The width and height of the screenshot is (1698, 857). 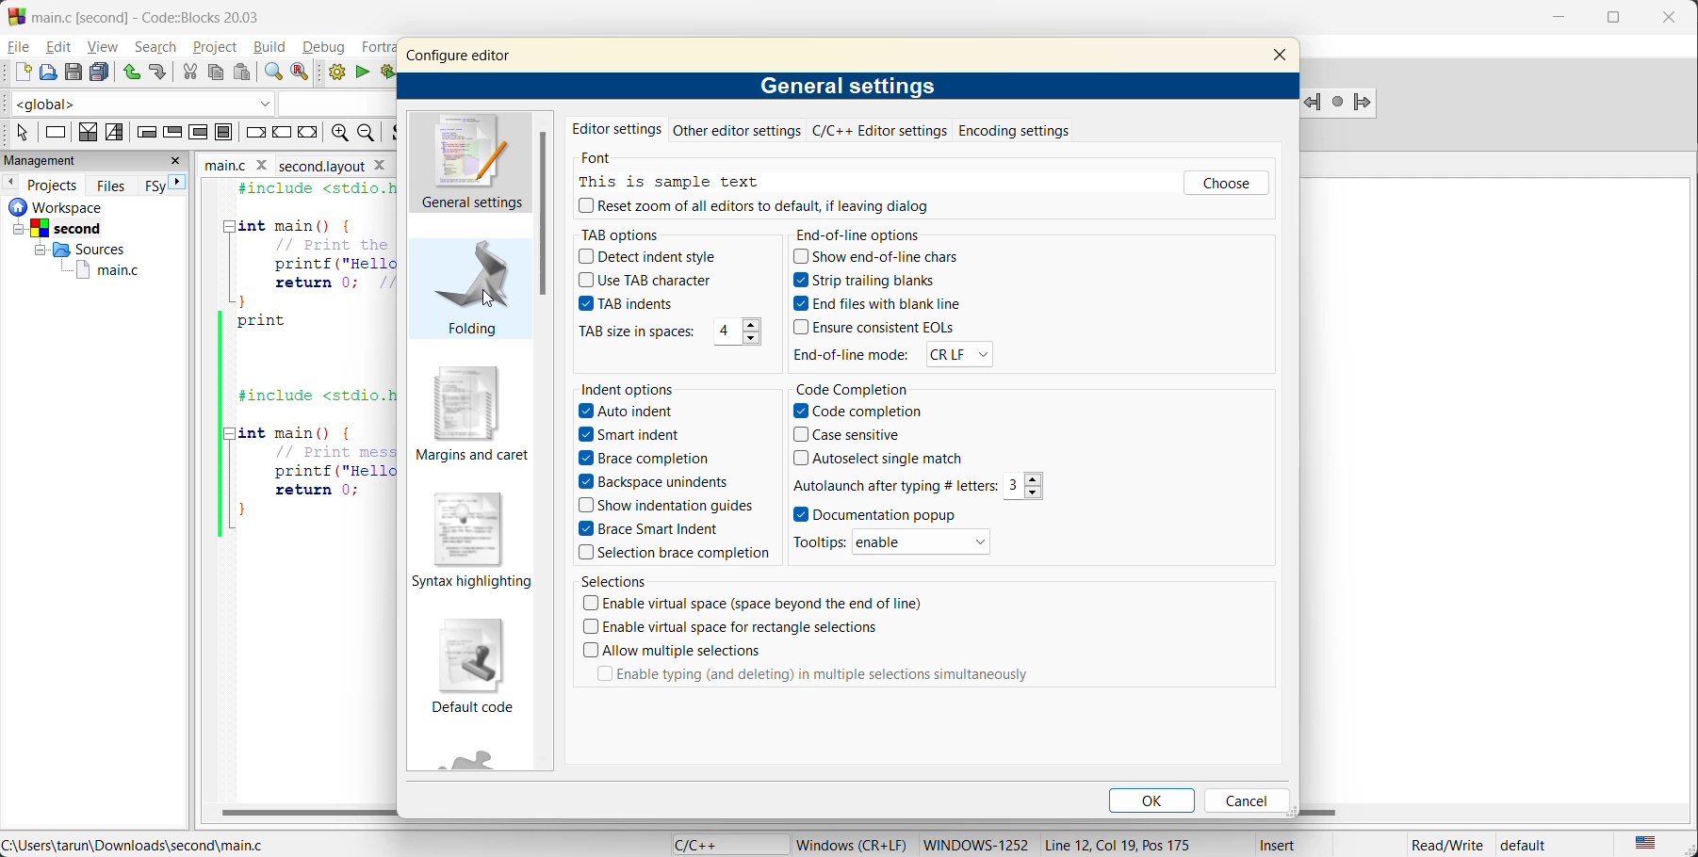 I want to click on Backspace unindents, so click(x=657, y=482).